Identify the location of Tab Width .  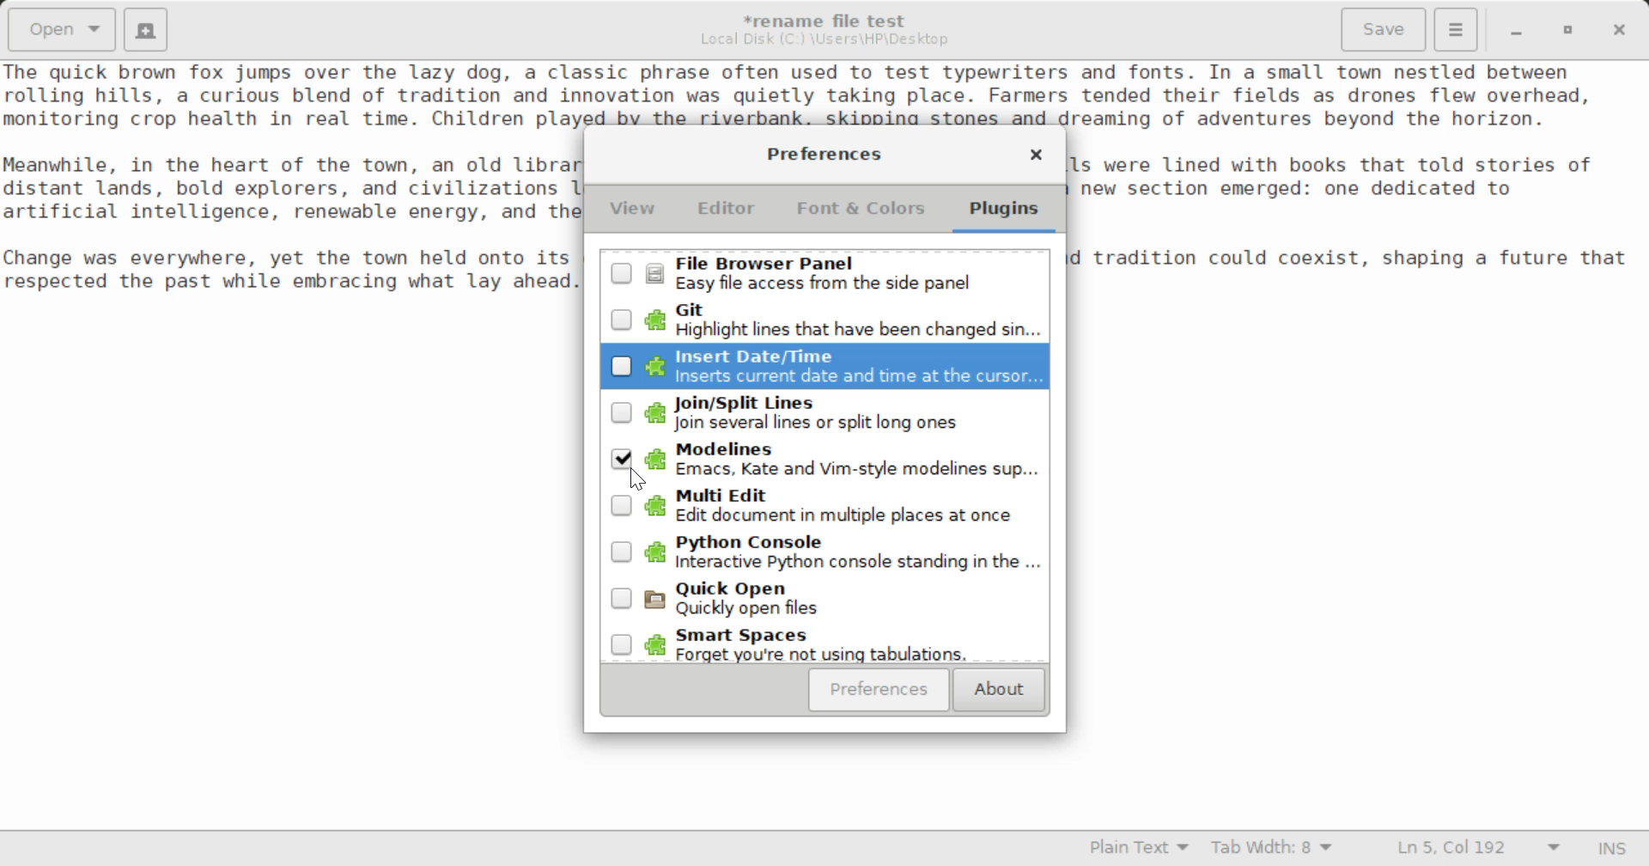
(1275, 850).